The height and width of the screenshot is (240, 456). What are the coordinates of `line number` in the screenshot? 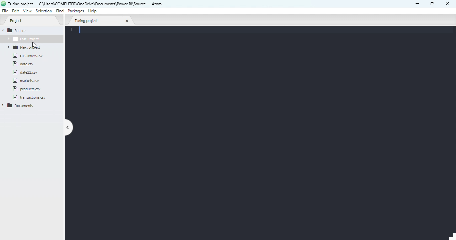 It's located at (73, 31).